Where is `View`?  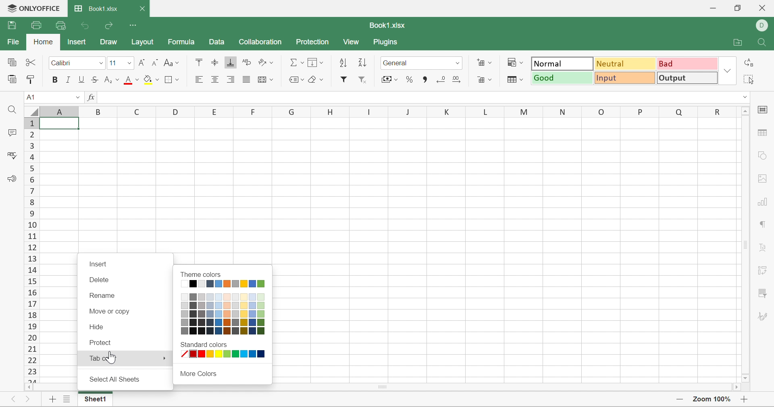 View is located at coordinates (352, 42).